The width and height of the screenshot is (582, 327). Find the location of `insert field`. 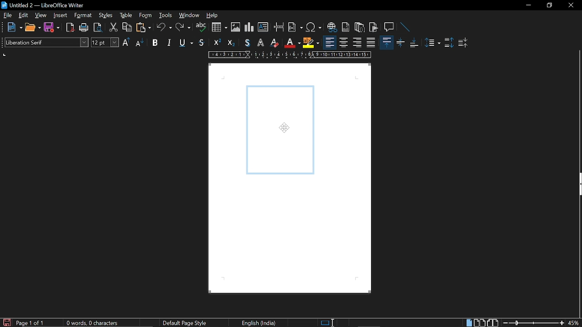

insert field is located at coordinates (295, 28).